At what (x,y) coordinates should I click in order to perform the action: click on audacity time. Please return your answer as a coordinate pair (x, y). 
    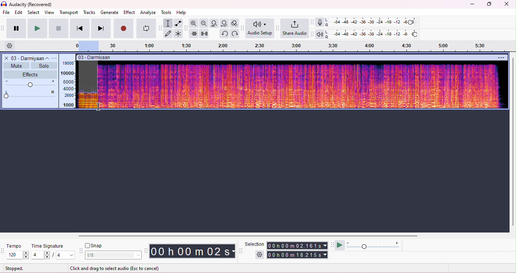
    Looking at the image, I should click on (193, 251).